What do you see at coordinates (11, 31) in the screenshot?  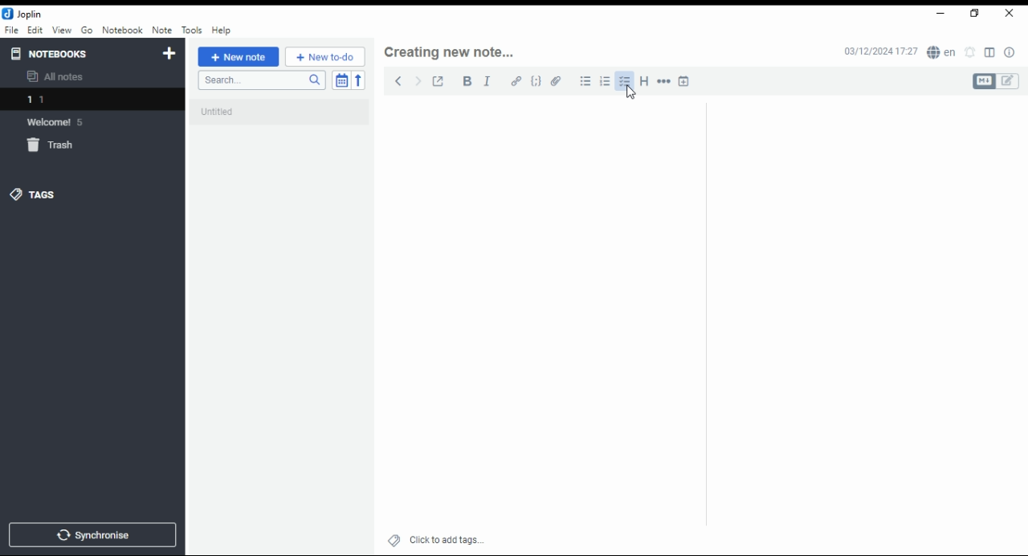 I see `file` at bounding box center [11, 31].